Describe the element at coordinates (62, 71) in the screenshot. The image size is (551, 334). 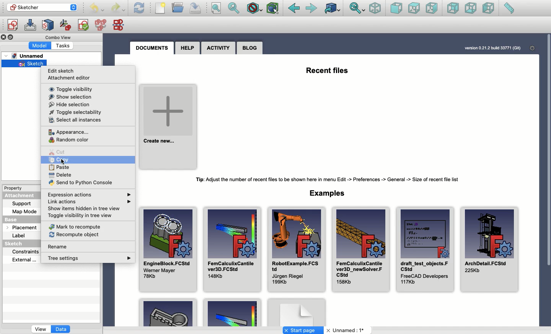
I see `Edit sketch` at that location.